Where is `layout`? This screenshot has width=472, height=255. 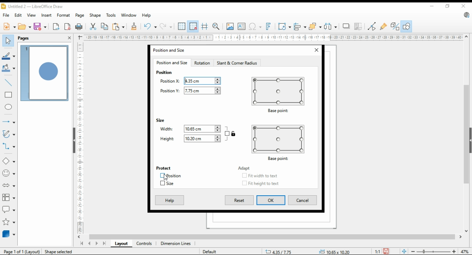 layout is located at coordinates (121, 244).